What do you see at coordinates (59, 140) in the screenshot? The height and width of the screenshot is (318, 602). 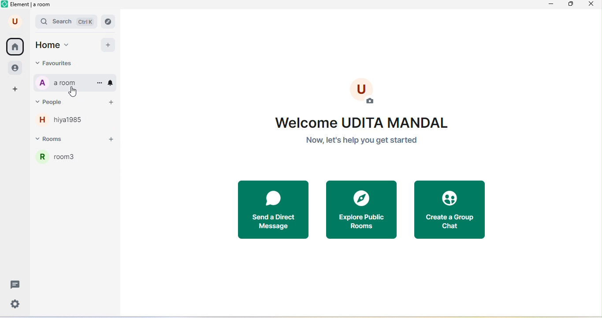 I see `rooms` at bounding box center [59, 140].